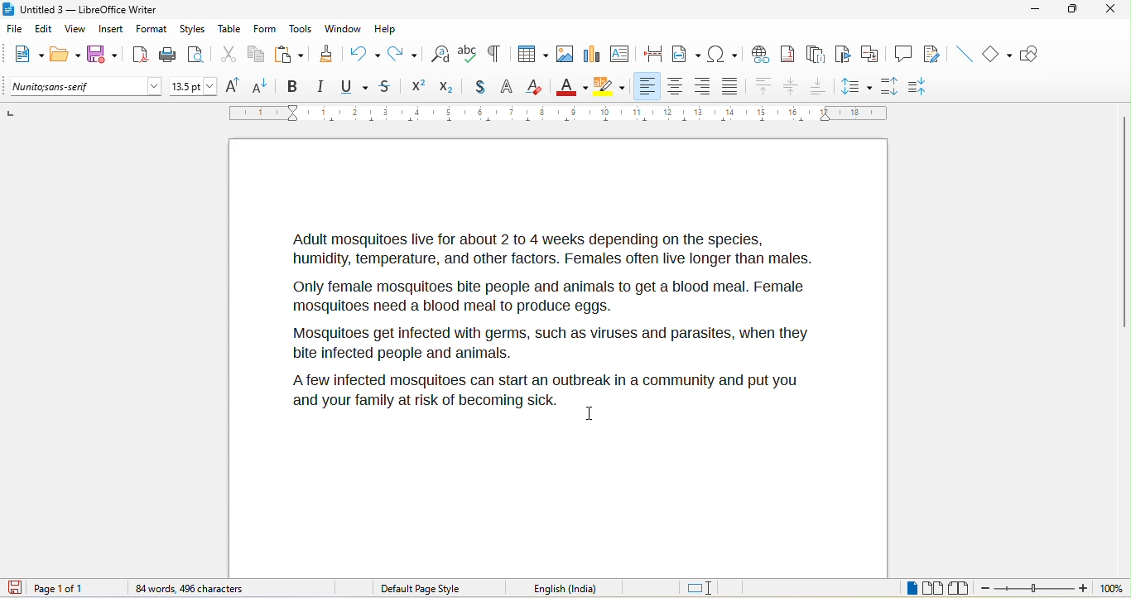 The height and width of the screenshot is (598, 1131). Describe the element at coordinates (588, 588) in the screenshot. I see `text language` at that location.